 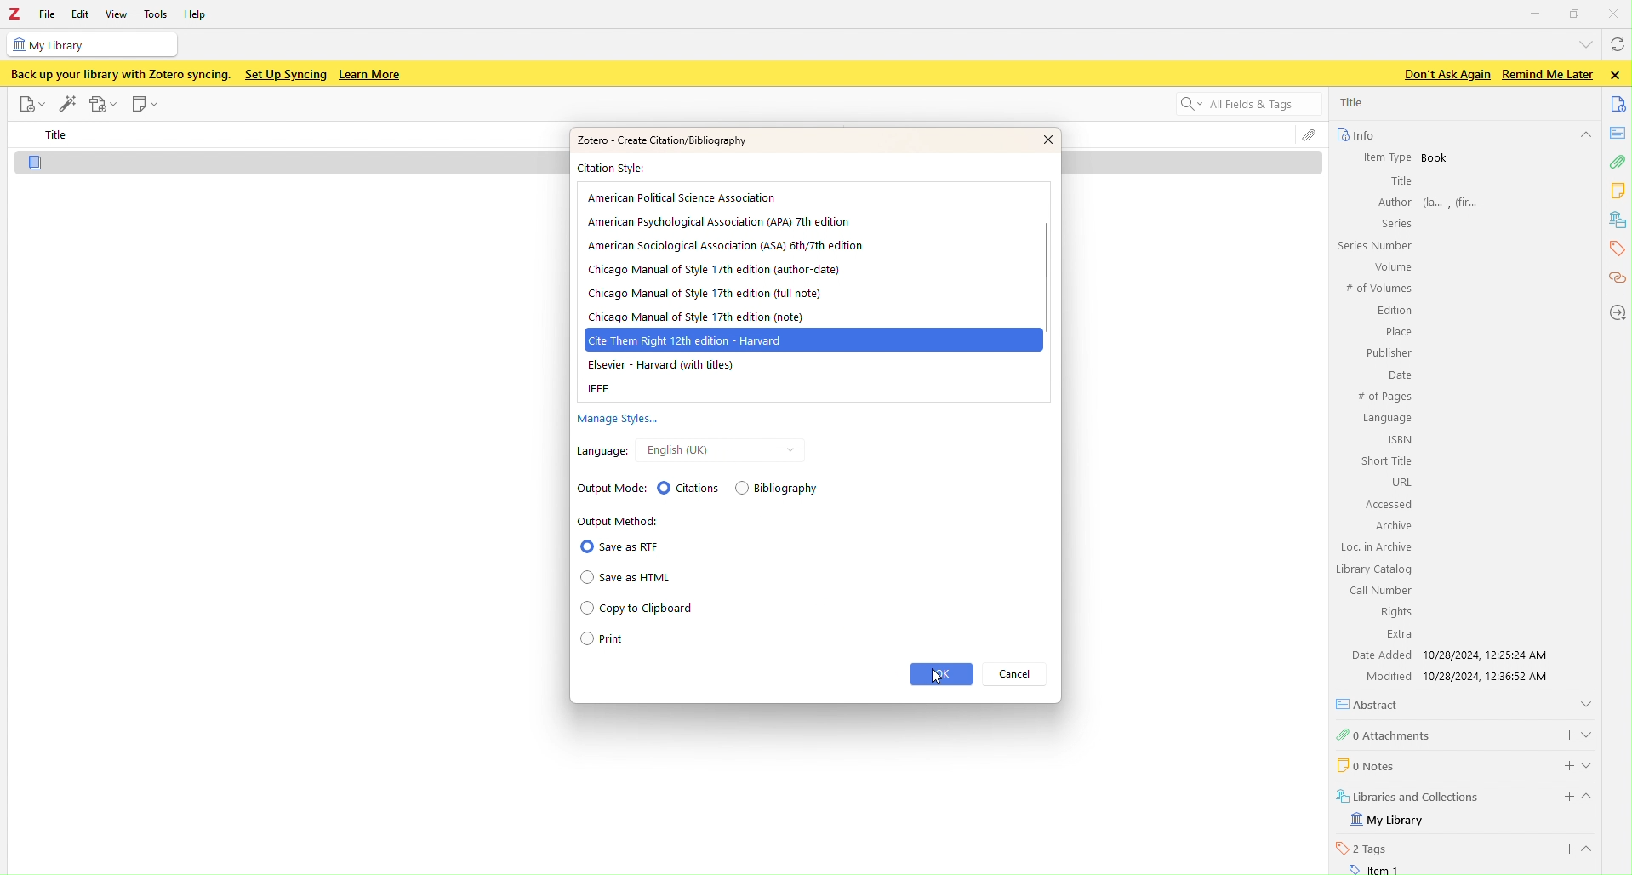 What do you see at coordinates (1393, 202) in the screenshot?
I see `Author` at bounding box center [1393, 202].